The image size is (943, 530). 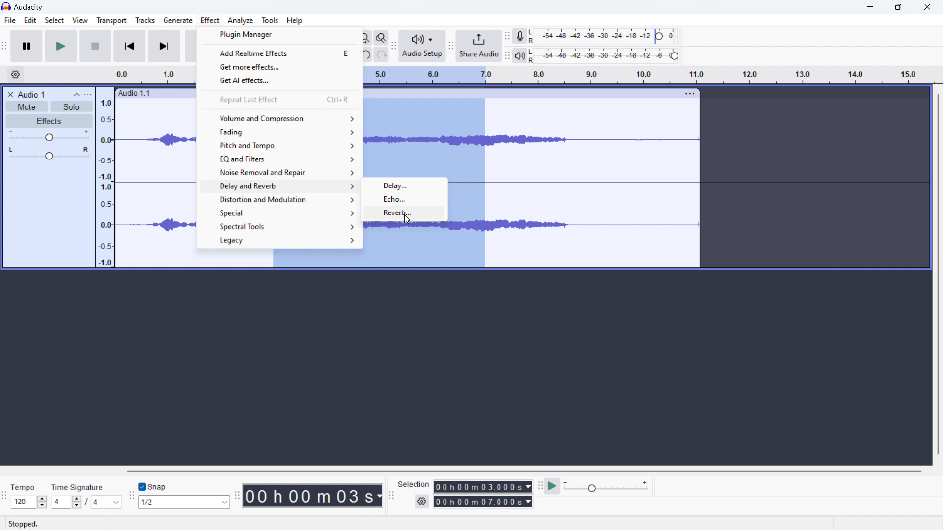 What do you see at coordinates (278, 64) in the screenshot?
I see `get more effects..` at bounding box center [278, 64].